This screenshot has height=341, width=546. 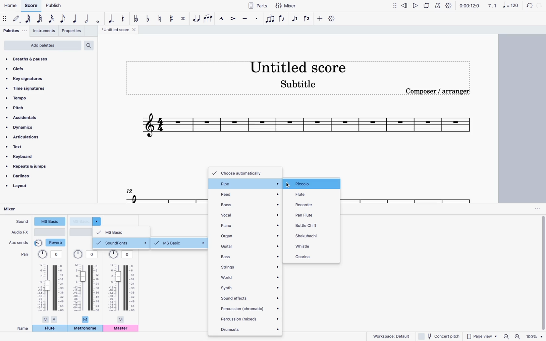 What do you see at coordinates (42, 45) in the screenshot?
I see `add palettes` at bounding box center [42, 45].